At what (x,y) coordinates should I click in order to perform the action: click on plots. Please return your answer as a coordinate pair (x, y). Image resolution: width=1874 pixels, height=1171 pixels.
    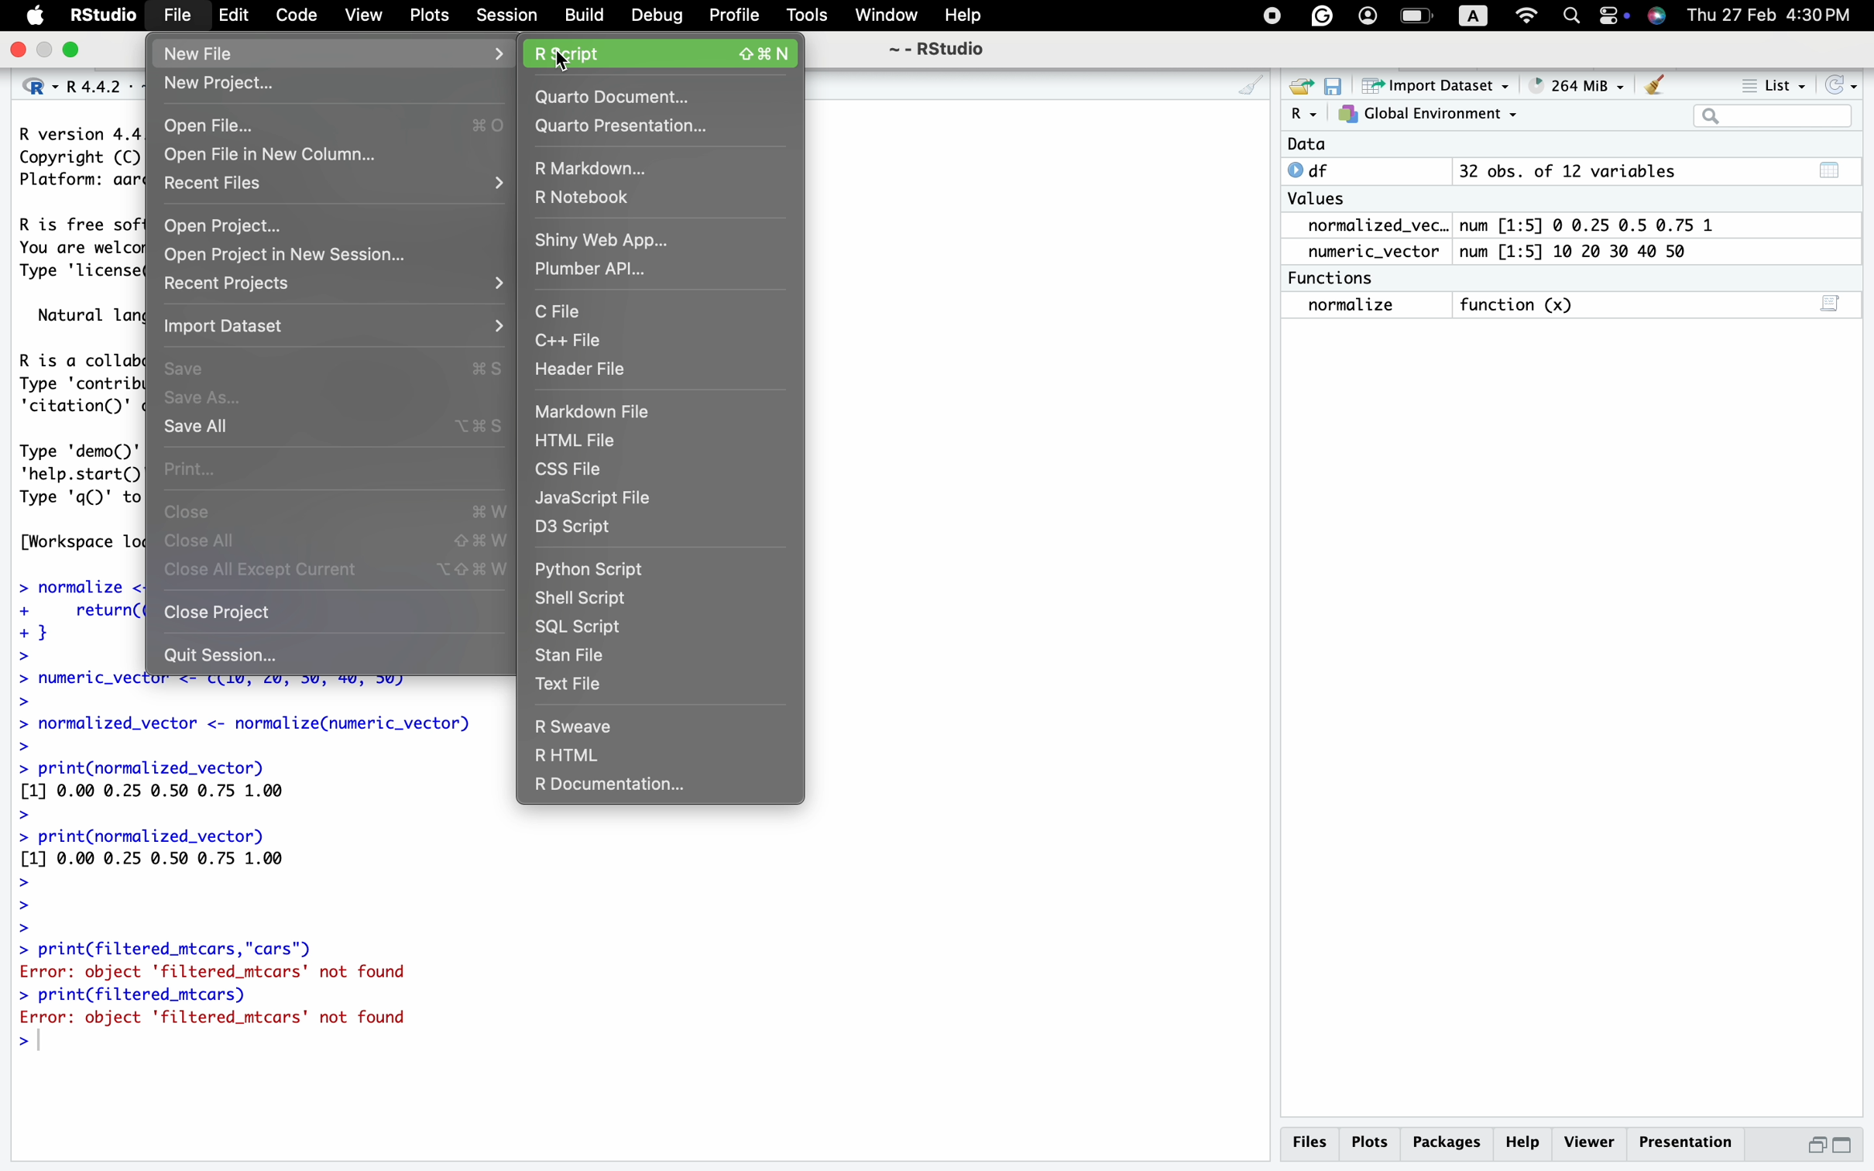
    Looking at the image, I should click on (429, 15).